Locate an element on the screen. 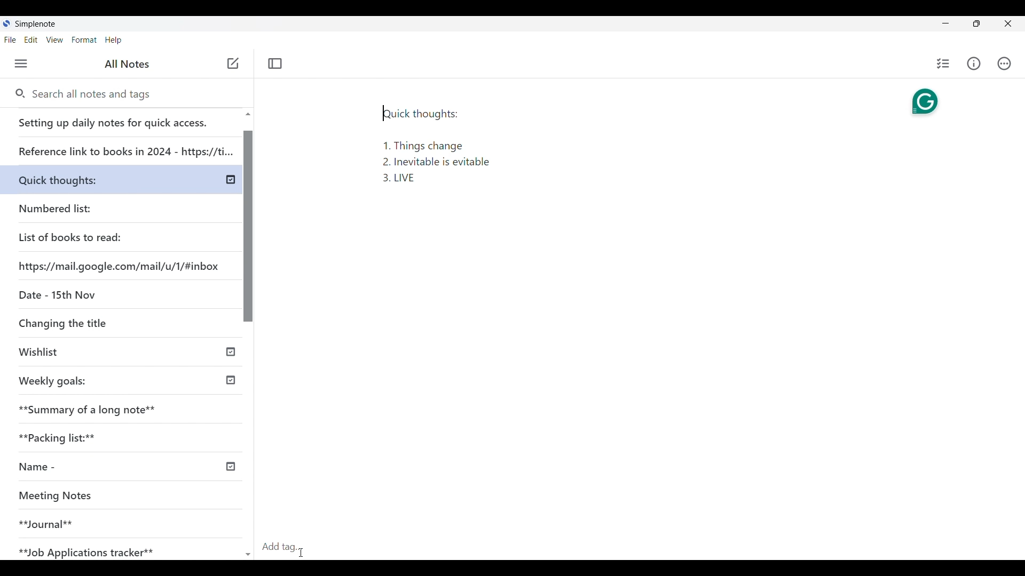  published is located at coordinates (231, 180).